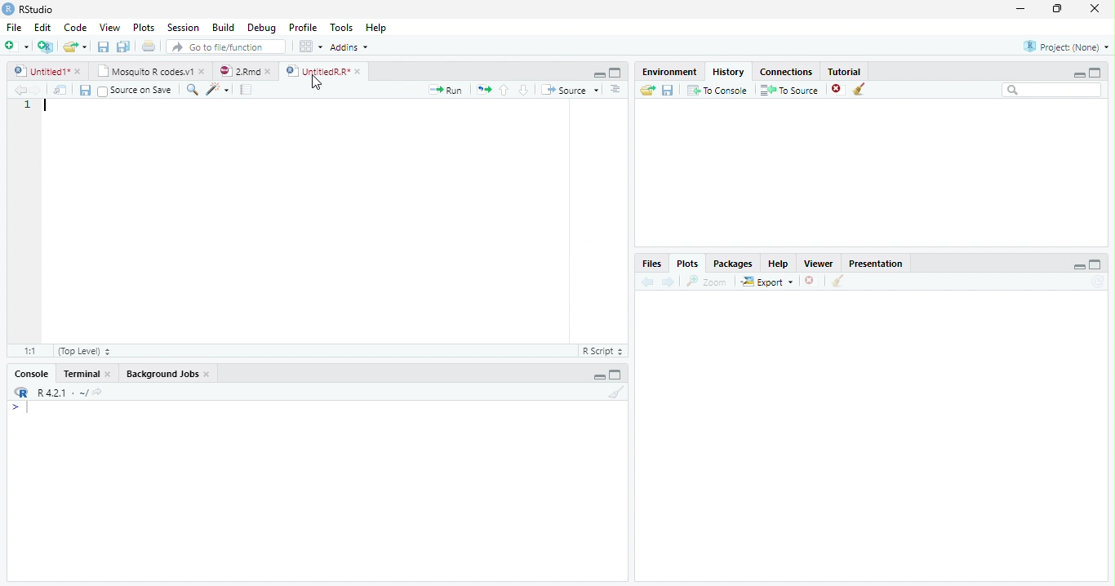  Describe the element at coordinates (304, 27) in the screenshot. I see `Profile` at that location.